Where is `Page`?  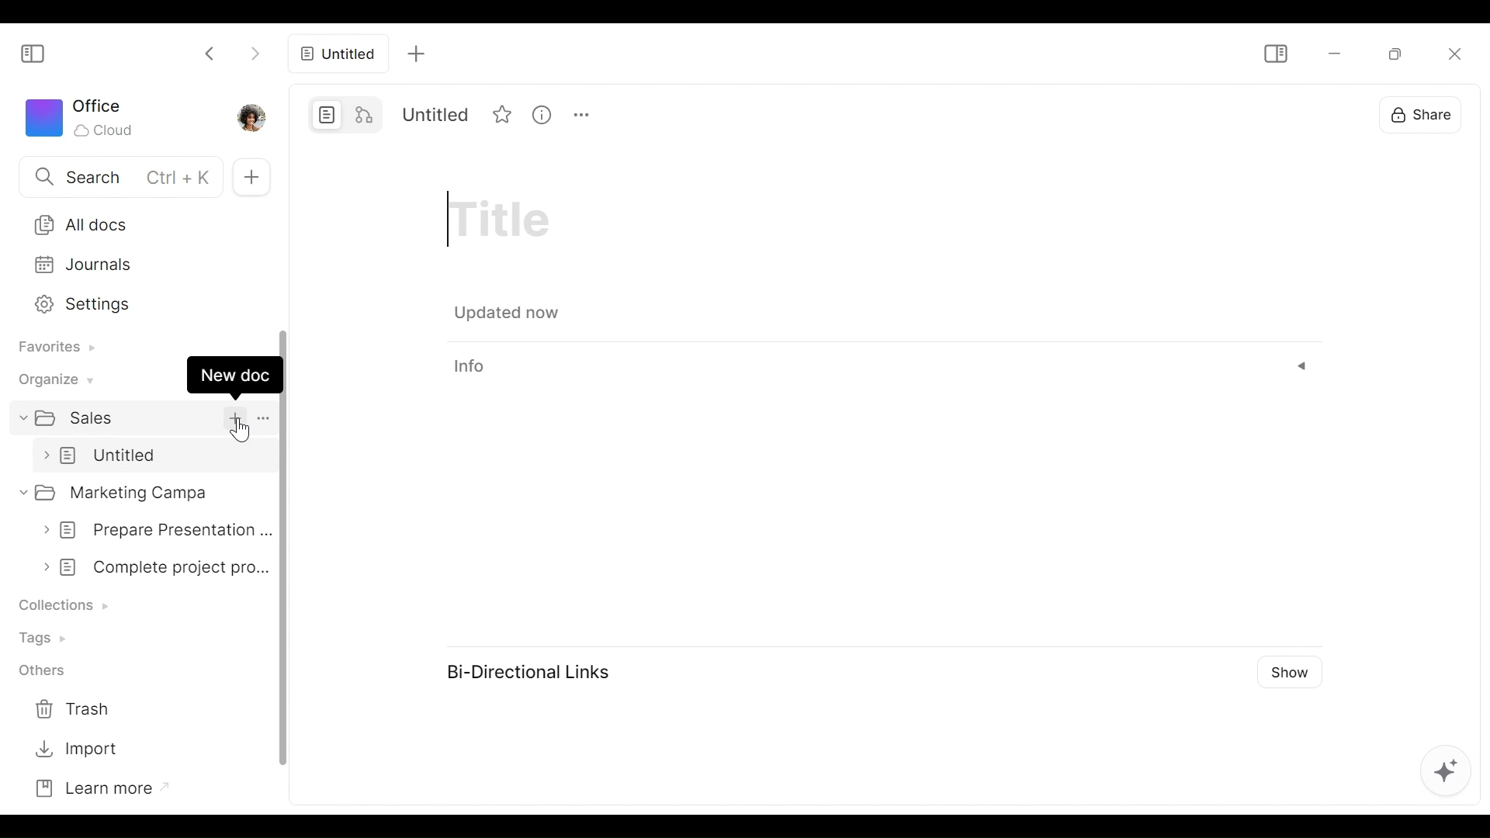
Page is located at coordinates (329, 116).